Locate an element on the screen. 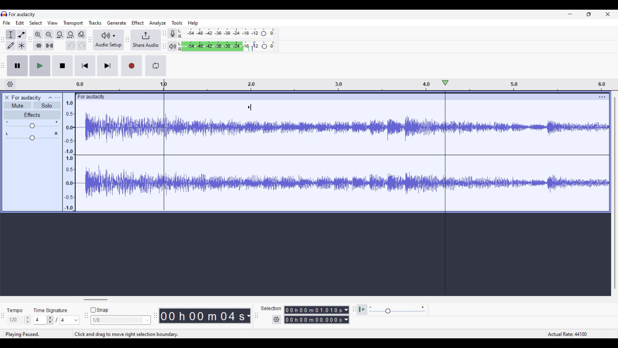 The image size is (618, 348). Undo is located at coordinates (71, 45).